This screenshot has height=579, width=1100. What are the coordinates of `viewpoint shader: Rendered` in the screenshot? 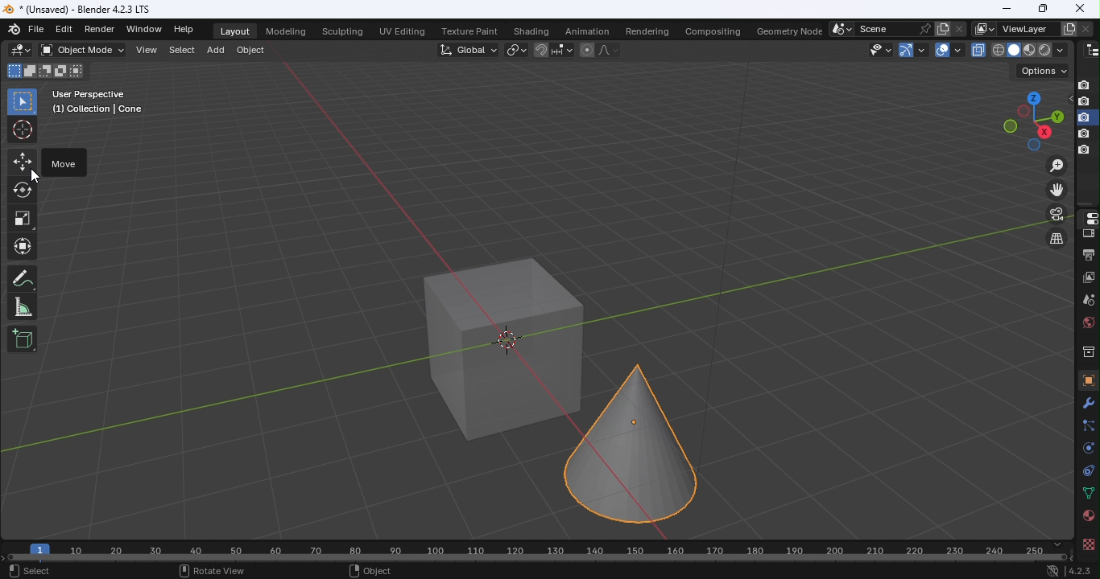 It's located at (1044, 49).